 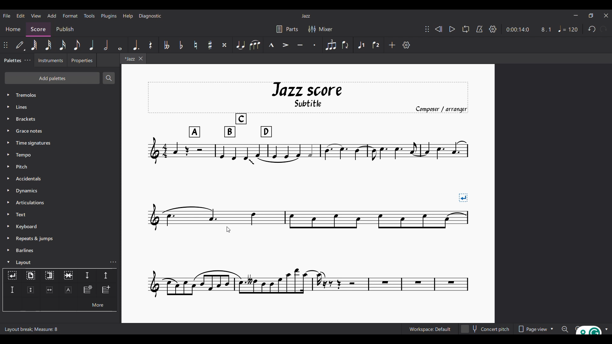 What do you see at coordinates (568, 29) in the screenshot?
I see `Tempo` at bounding box center [568, 29].